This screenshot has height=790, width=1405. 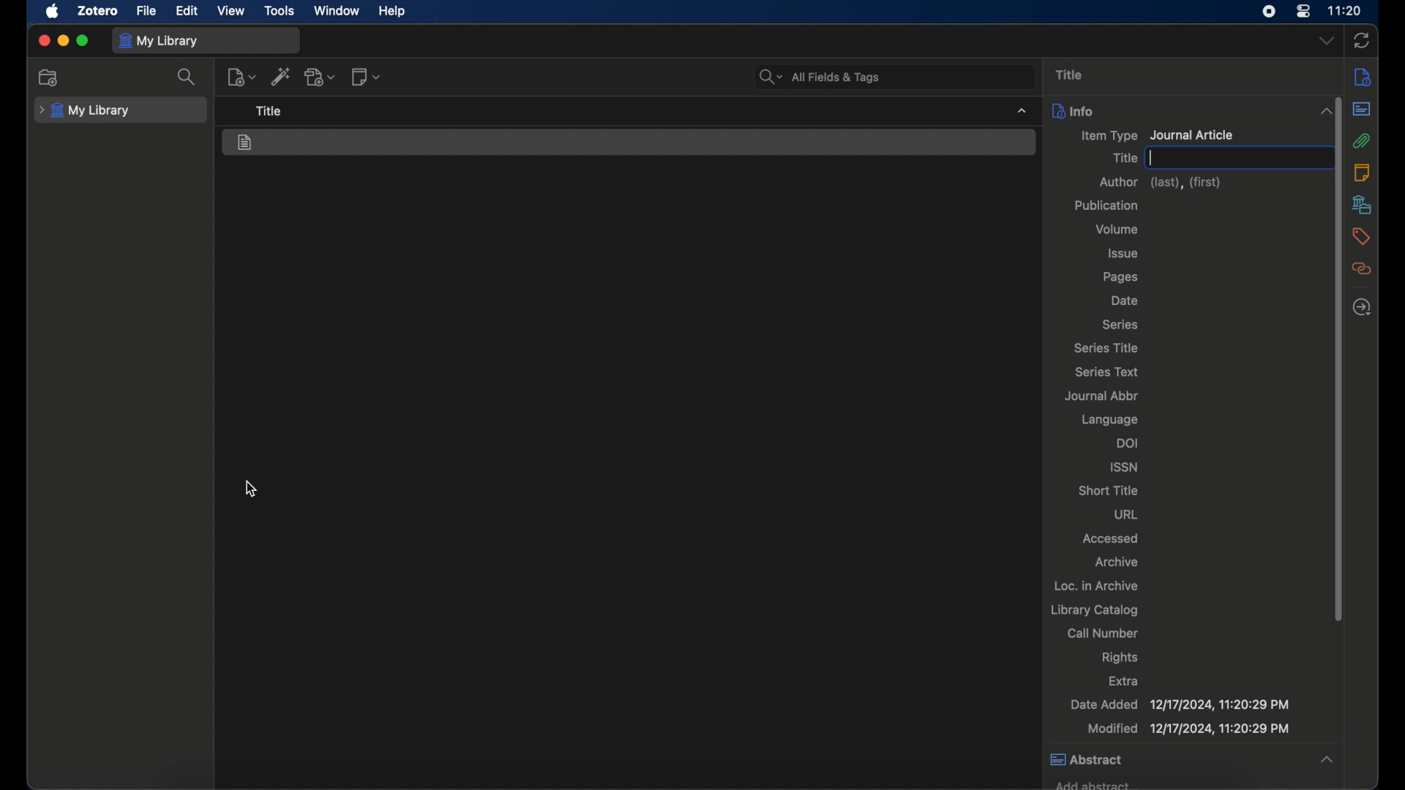 I want to click on libraries, so click(x=1362, y=204).